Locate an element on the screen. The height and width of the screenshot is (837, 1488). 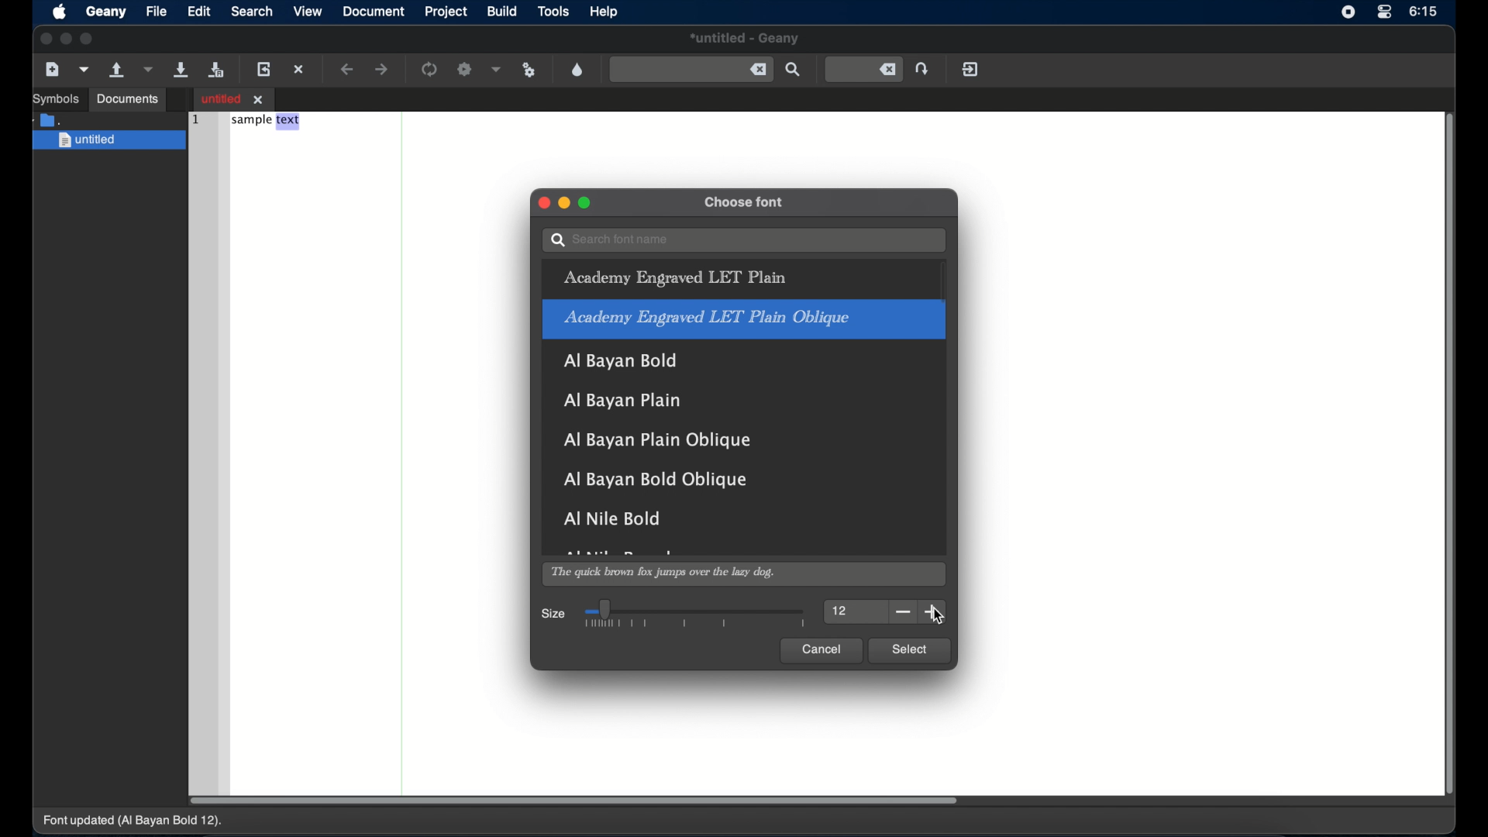
size is located at coordinates (554, 615).